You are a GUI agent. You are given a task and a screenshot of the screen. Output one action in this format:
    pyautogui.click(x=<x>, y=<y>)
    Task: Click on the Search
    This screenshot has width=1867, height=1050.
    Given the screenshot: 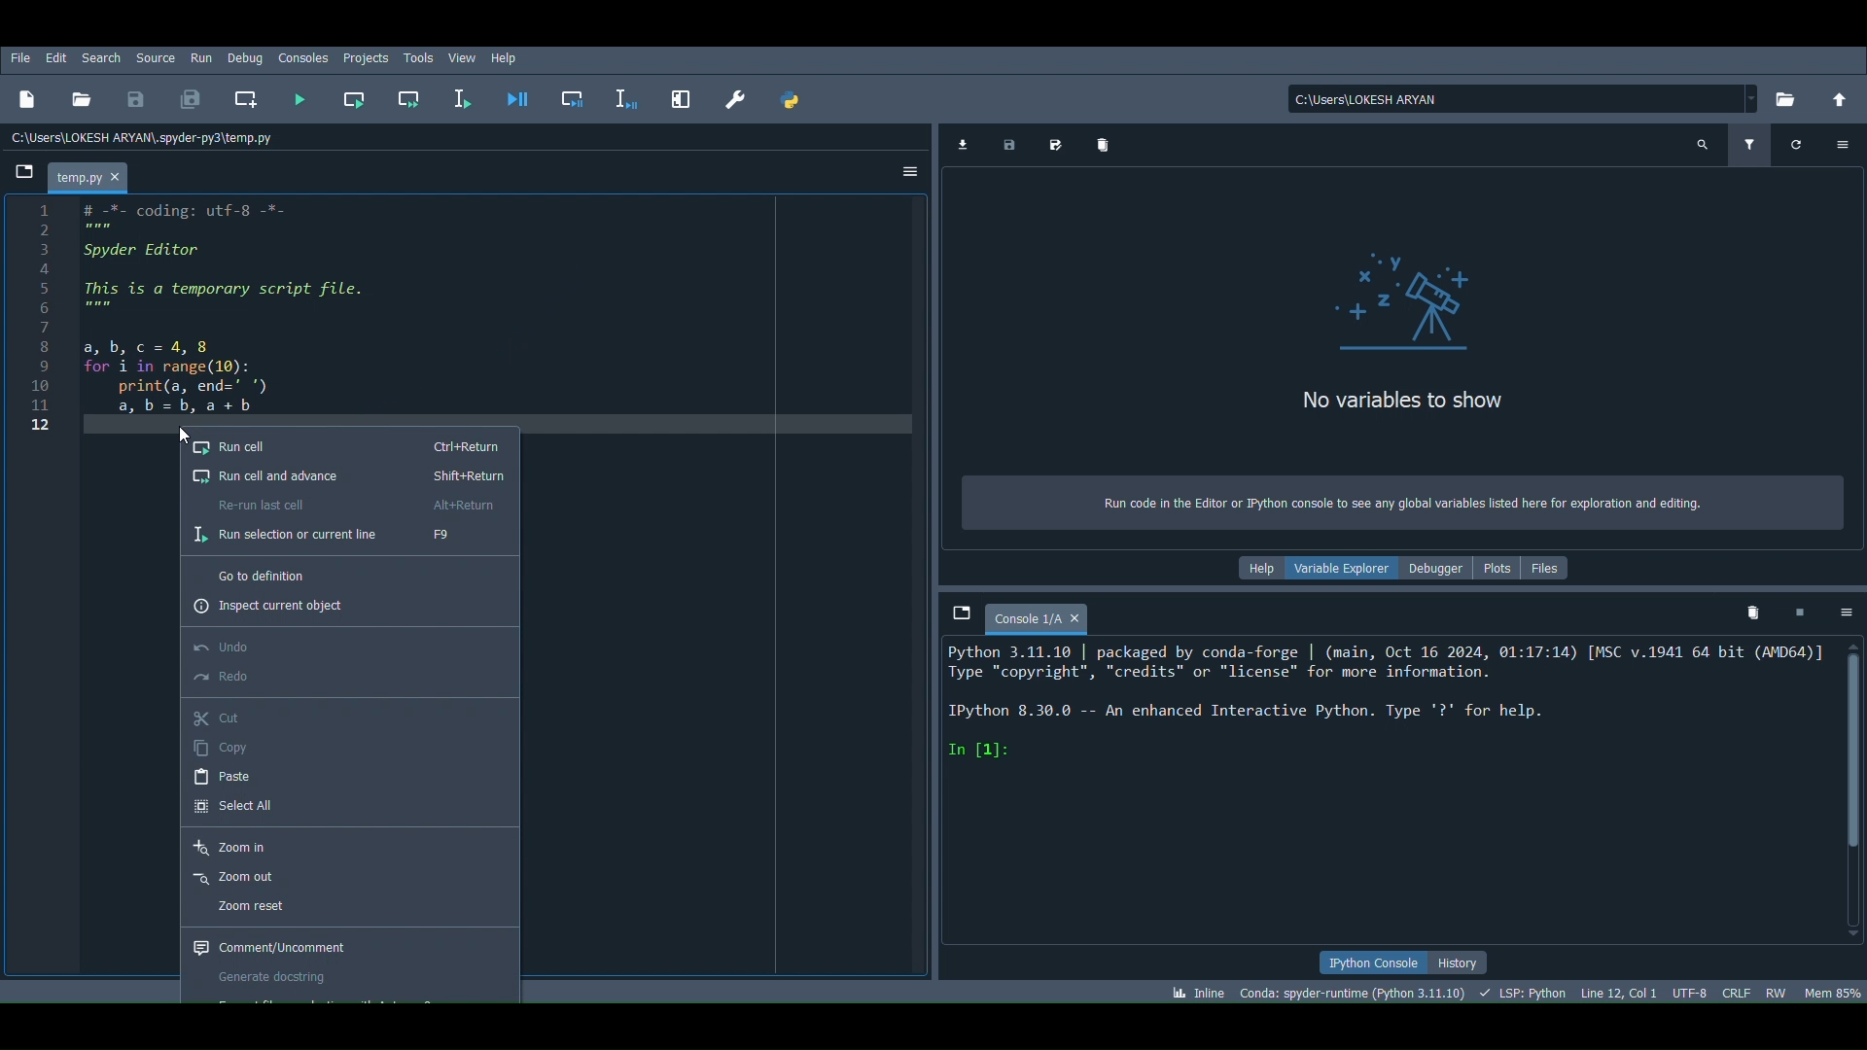 What is the action you would take?
    pyautogui.click(x=101, y=57)
    